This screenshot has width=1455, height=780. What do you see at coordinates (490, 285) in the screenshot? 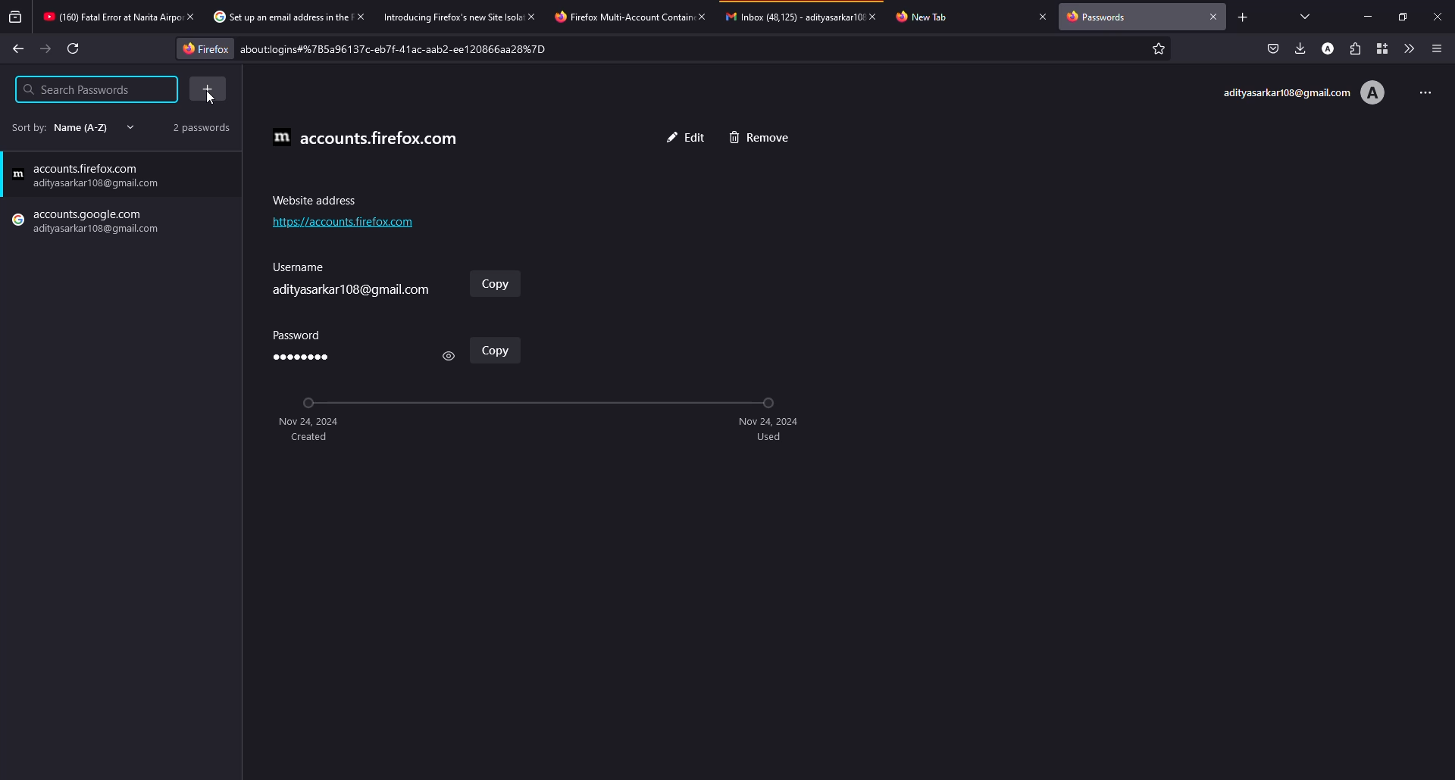
I see `copy` at bounding box center [490, 285].